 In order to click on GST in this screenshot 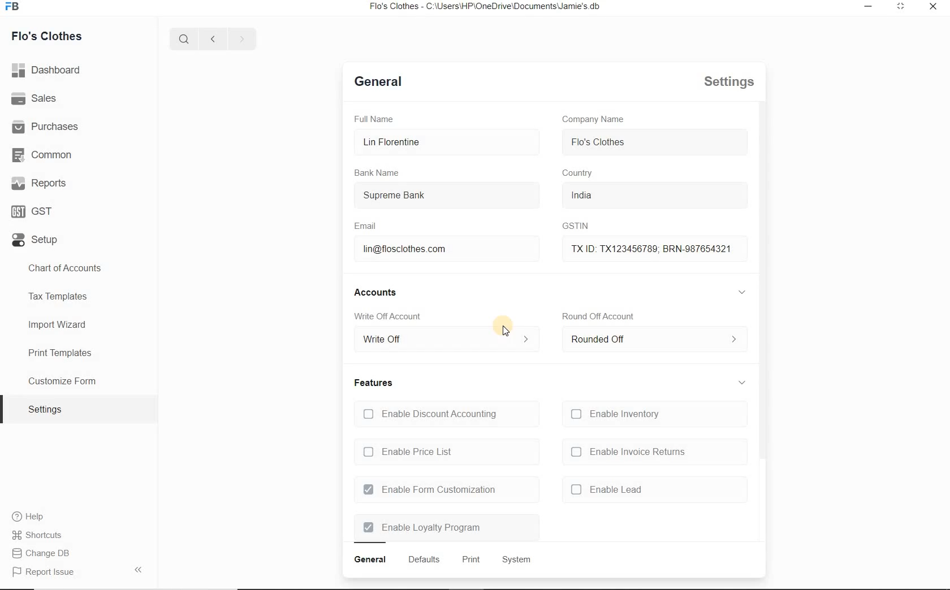, I will do `click(34, 211)`.